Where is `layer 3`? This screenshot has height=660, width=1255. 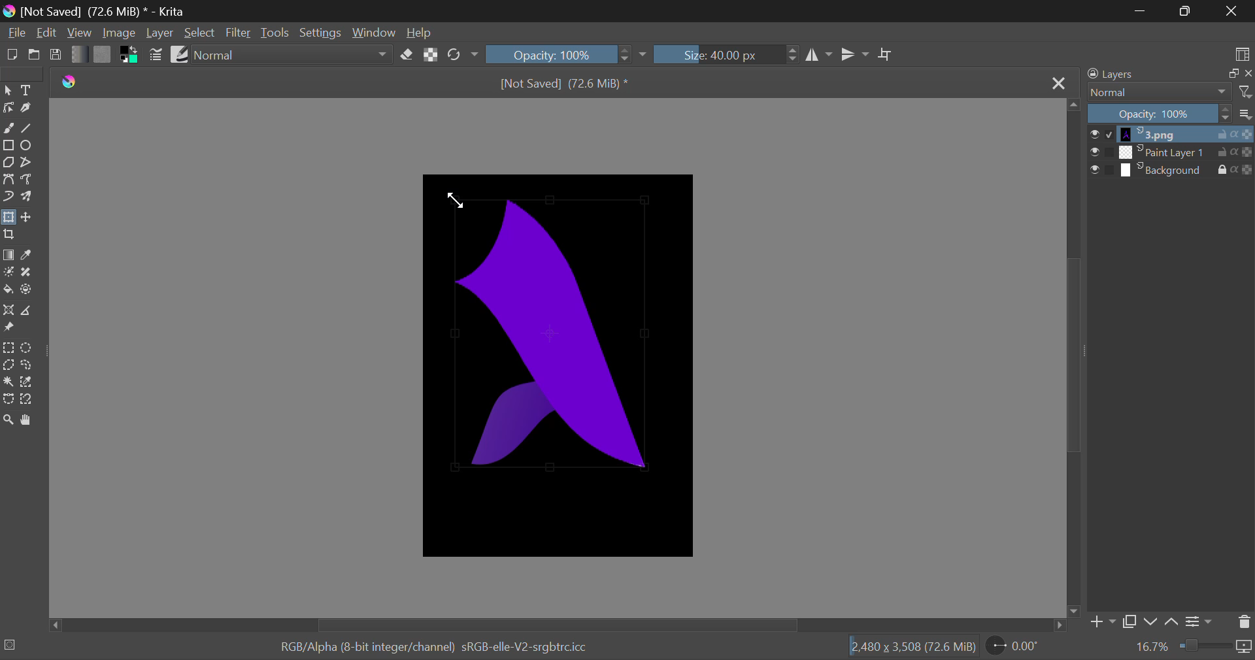
layer 3 is located at coordinates (1163, 169).